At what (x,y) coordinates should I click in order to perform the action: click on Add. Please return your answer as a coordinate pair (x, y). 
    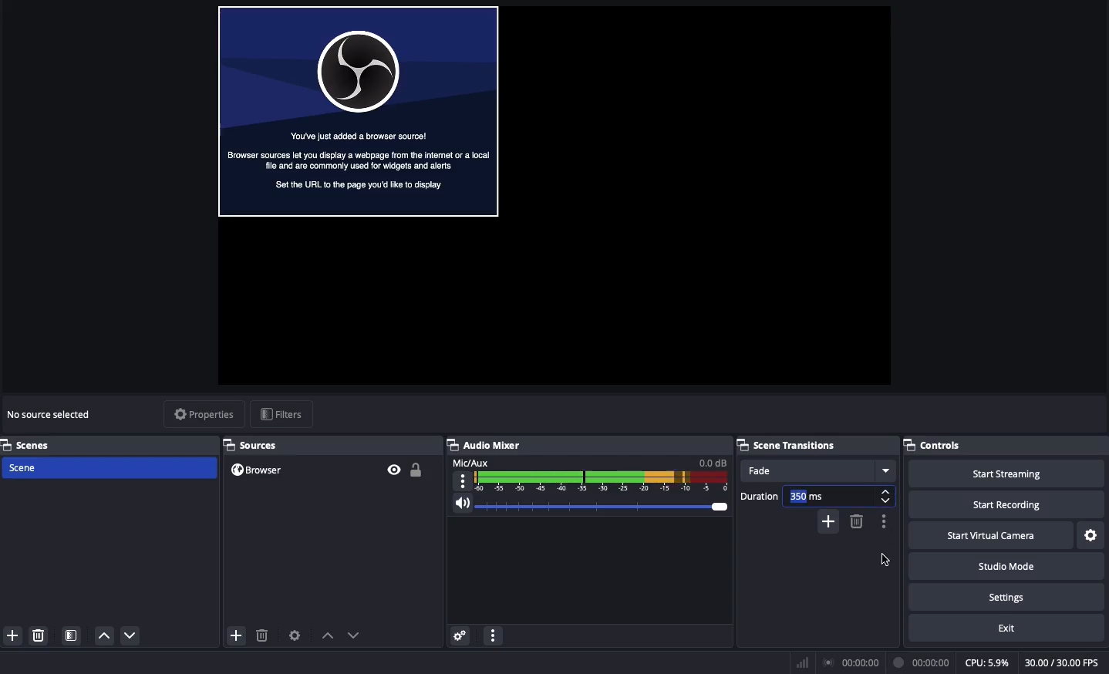
    Looking at the image, I should click on (14, 636).